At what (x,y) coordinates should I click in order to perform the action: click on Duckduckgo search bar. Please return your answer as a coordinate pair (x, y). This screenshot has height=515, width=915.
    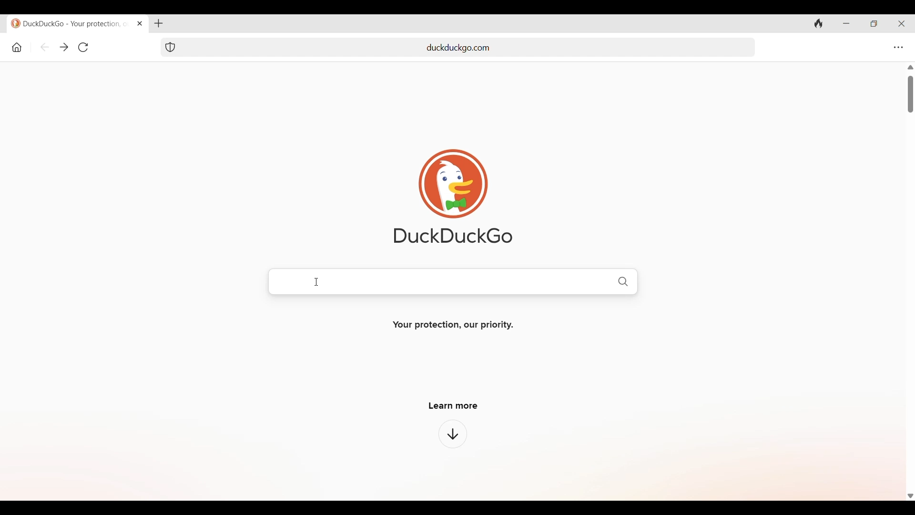
    Looking at the image, I should click on (454, 282).